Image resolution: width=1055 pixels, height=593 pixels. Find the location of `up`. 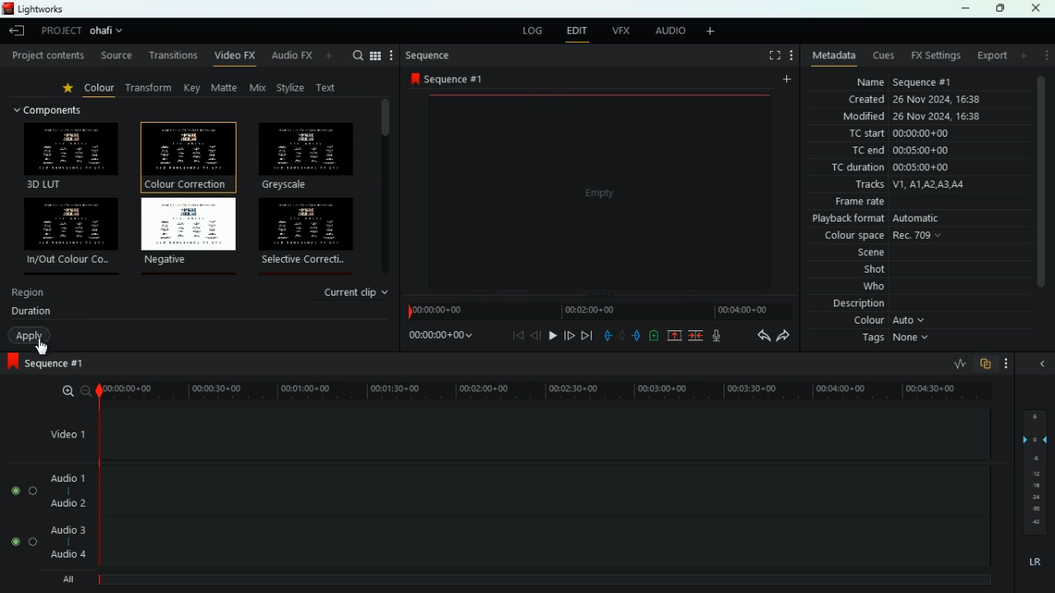

up is located at coordinates (671, 337).